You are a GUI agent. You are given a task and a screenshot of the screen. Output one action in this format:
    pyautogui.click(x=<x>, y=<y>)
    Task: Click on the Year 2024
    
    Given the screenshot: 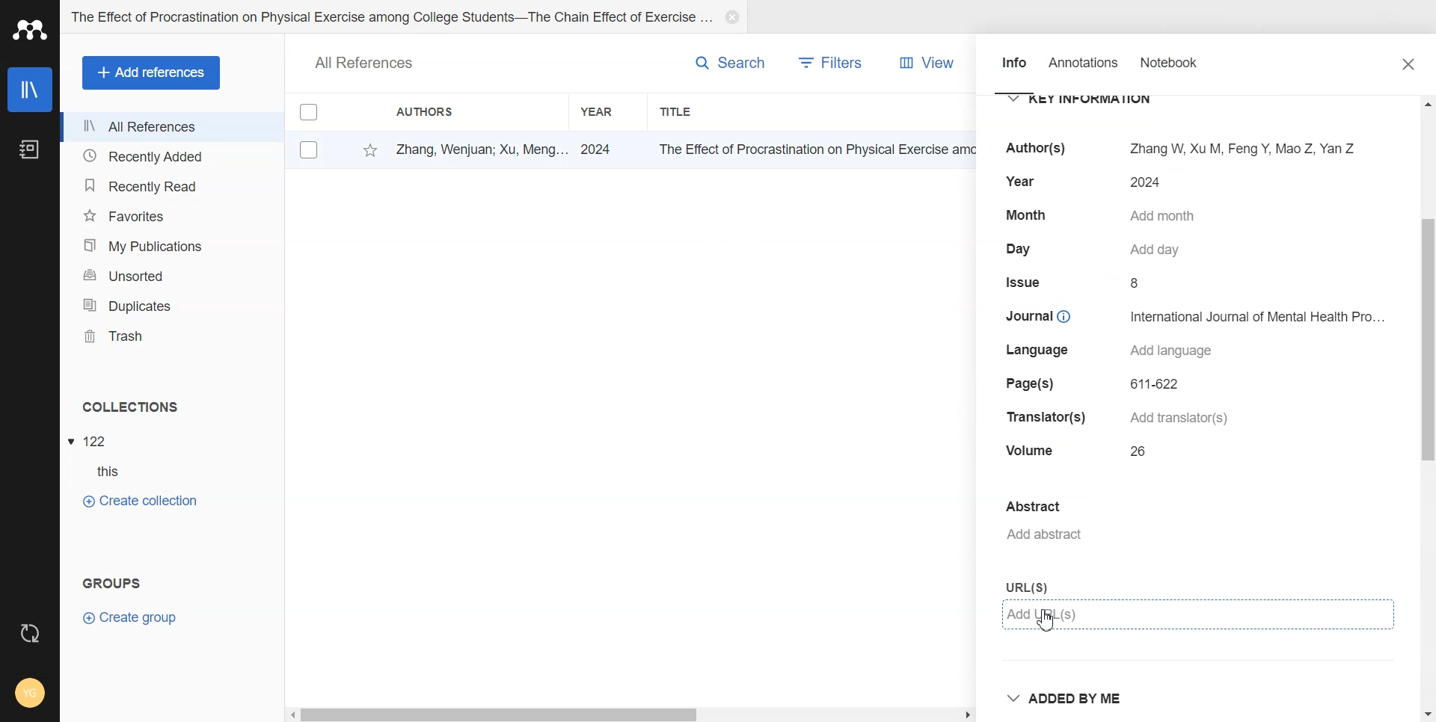 What is the action you would take?
    pyautogui.click(x=1080, y=183)
    